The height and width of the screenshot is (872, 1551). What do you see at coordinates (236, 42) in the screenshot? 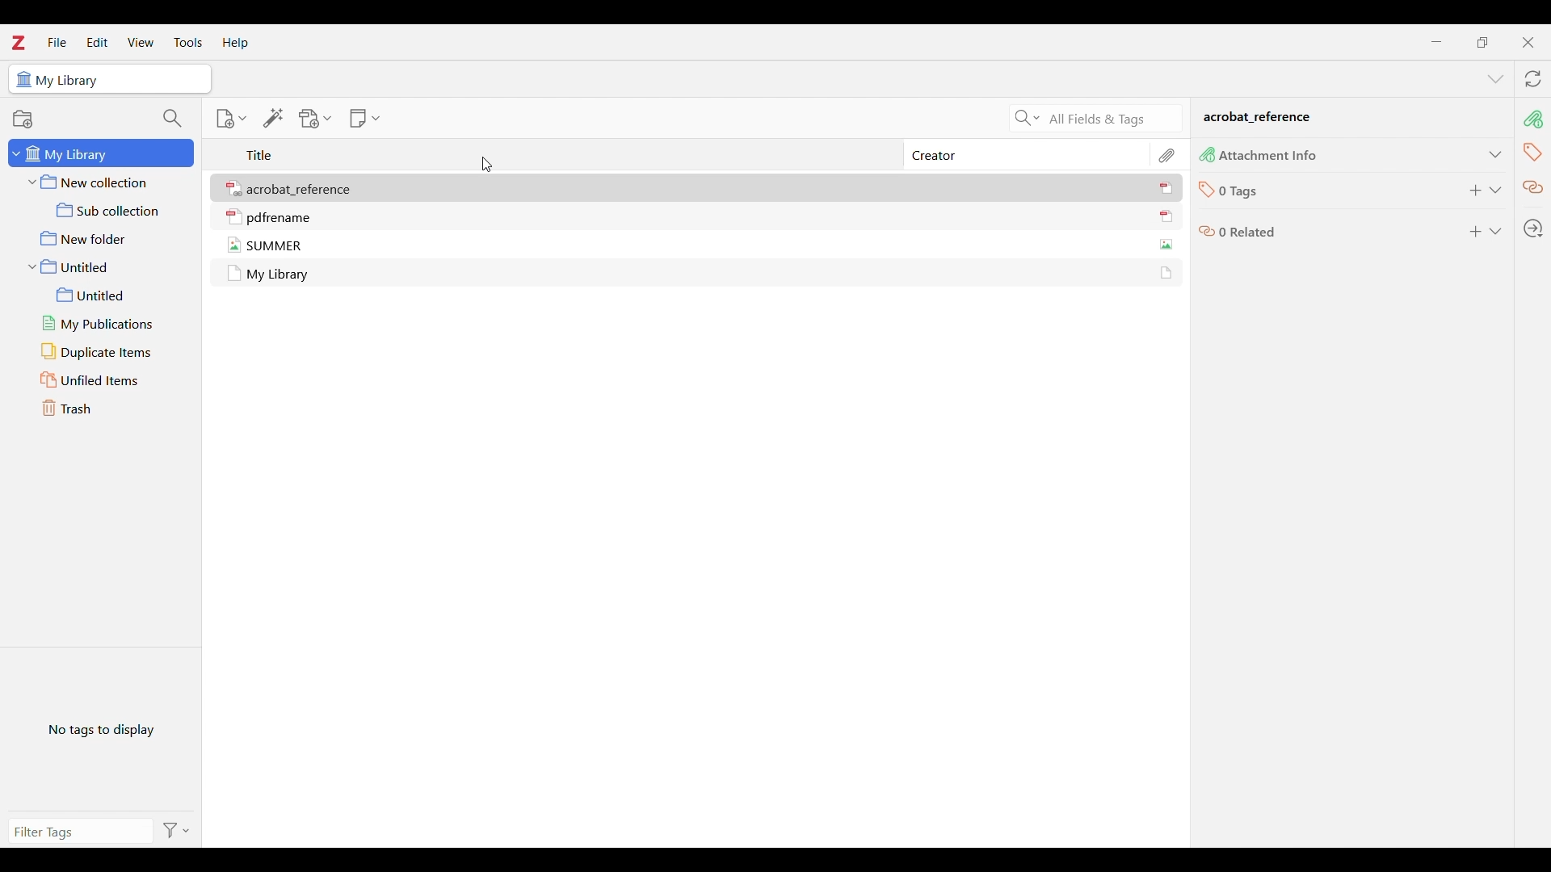
I see `Help menu` at bounding box center [236, 42].